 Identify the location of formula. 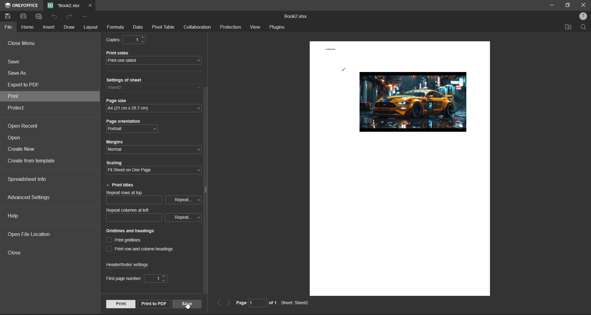
(115, 28).